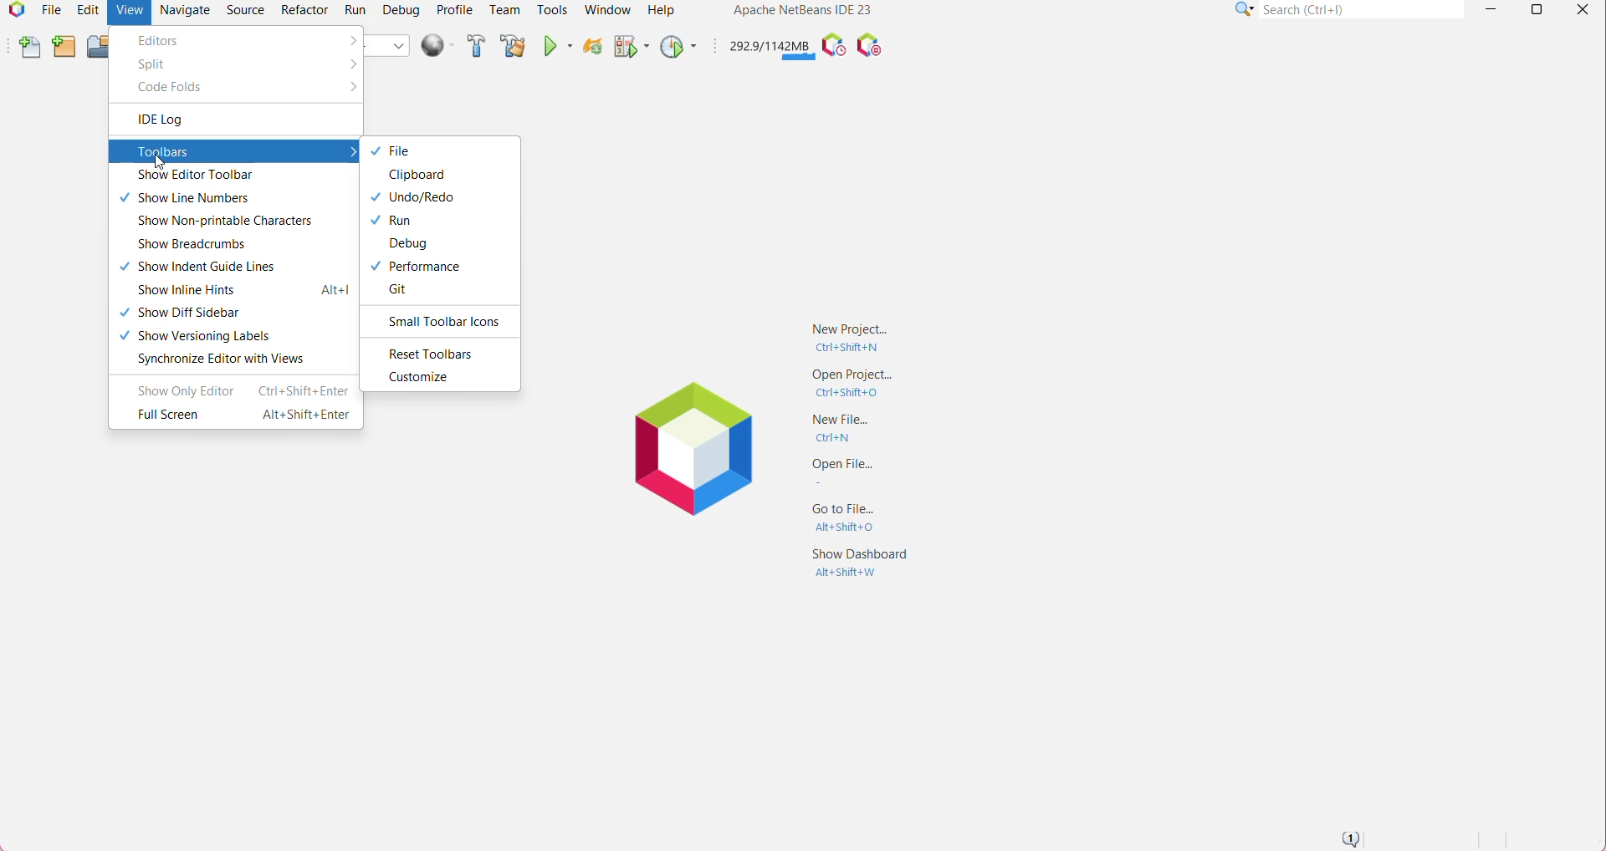  What do you see at coordinates (233, 152) in the screenshot?
I see `Toolbars` at bounding box center [233, 152].